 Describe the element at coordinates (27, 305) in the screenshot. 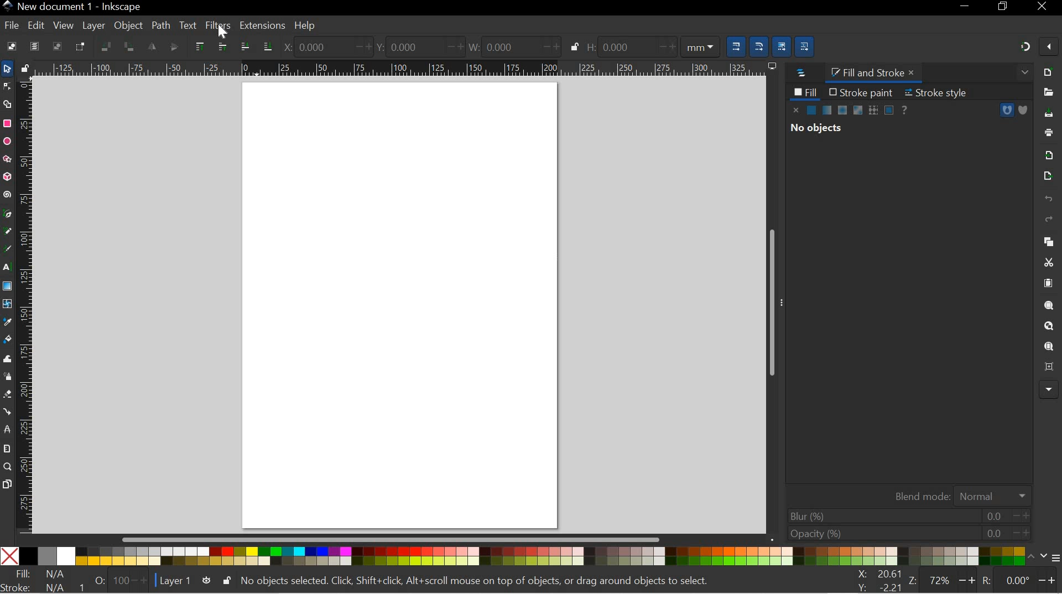

I see `RULER` at that location.